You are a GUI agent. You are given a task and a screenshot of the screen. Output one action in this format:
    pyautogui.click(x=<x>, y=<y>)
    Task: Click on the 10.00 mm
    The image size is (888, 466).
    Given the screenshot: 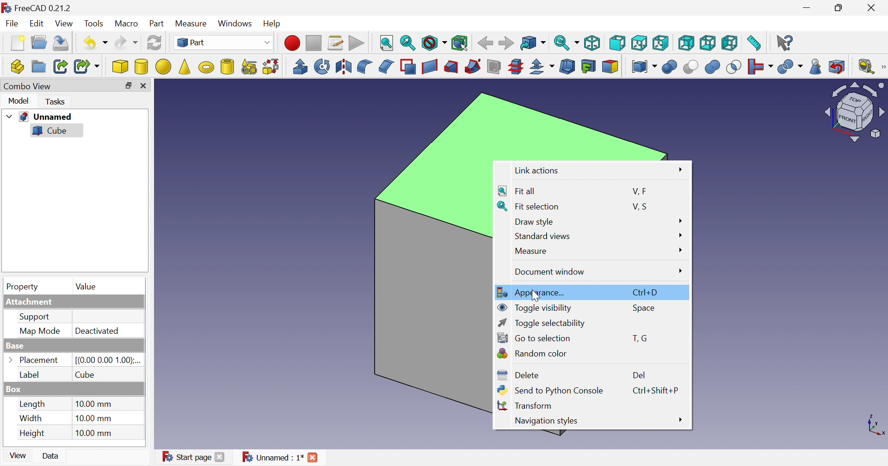 What is the action you would take?
    pyautogui.click(x=97, y=405)
    